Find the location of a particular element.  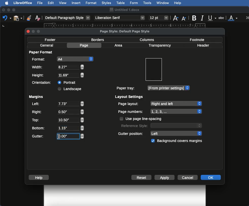

Styles is located at coordinates (106, 3).